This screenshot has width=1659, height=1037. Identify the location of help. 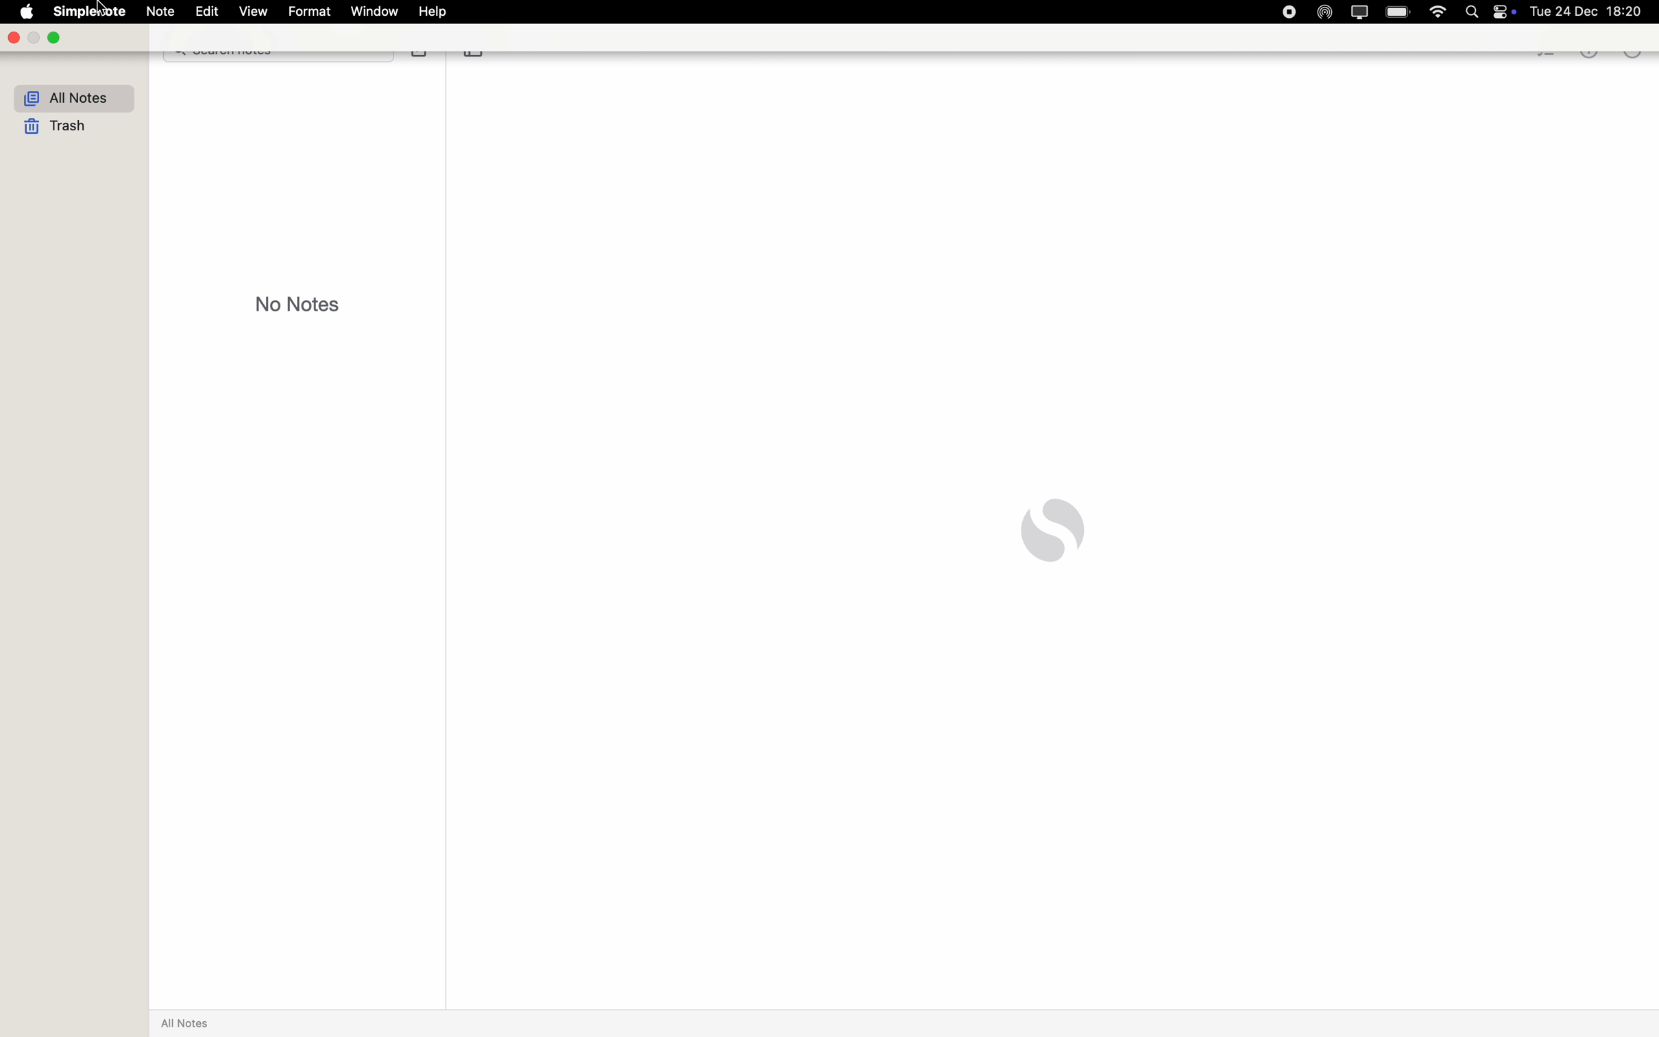
(437, 12).